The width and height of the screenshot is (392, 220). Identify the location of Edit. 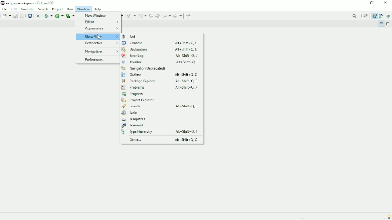
(14, 9).